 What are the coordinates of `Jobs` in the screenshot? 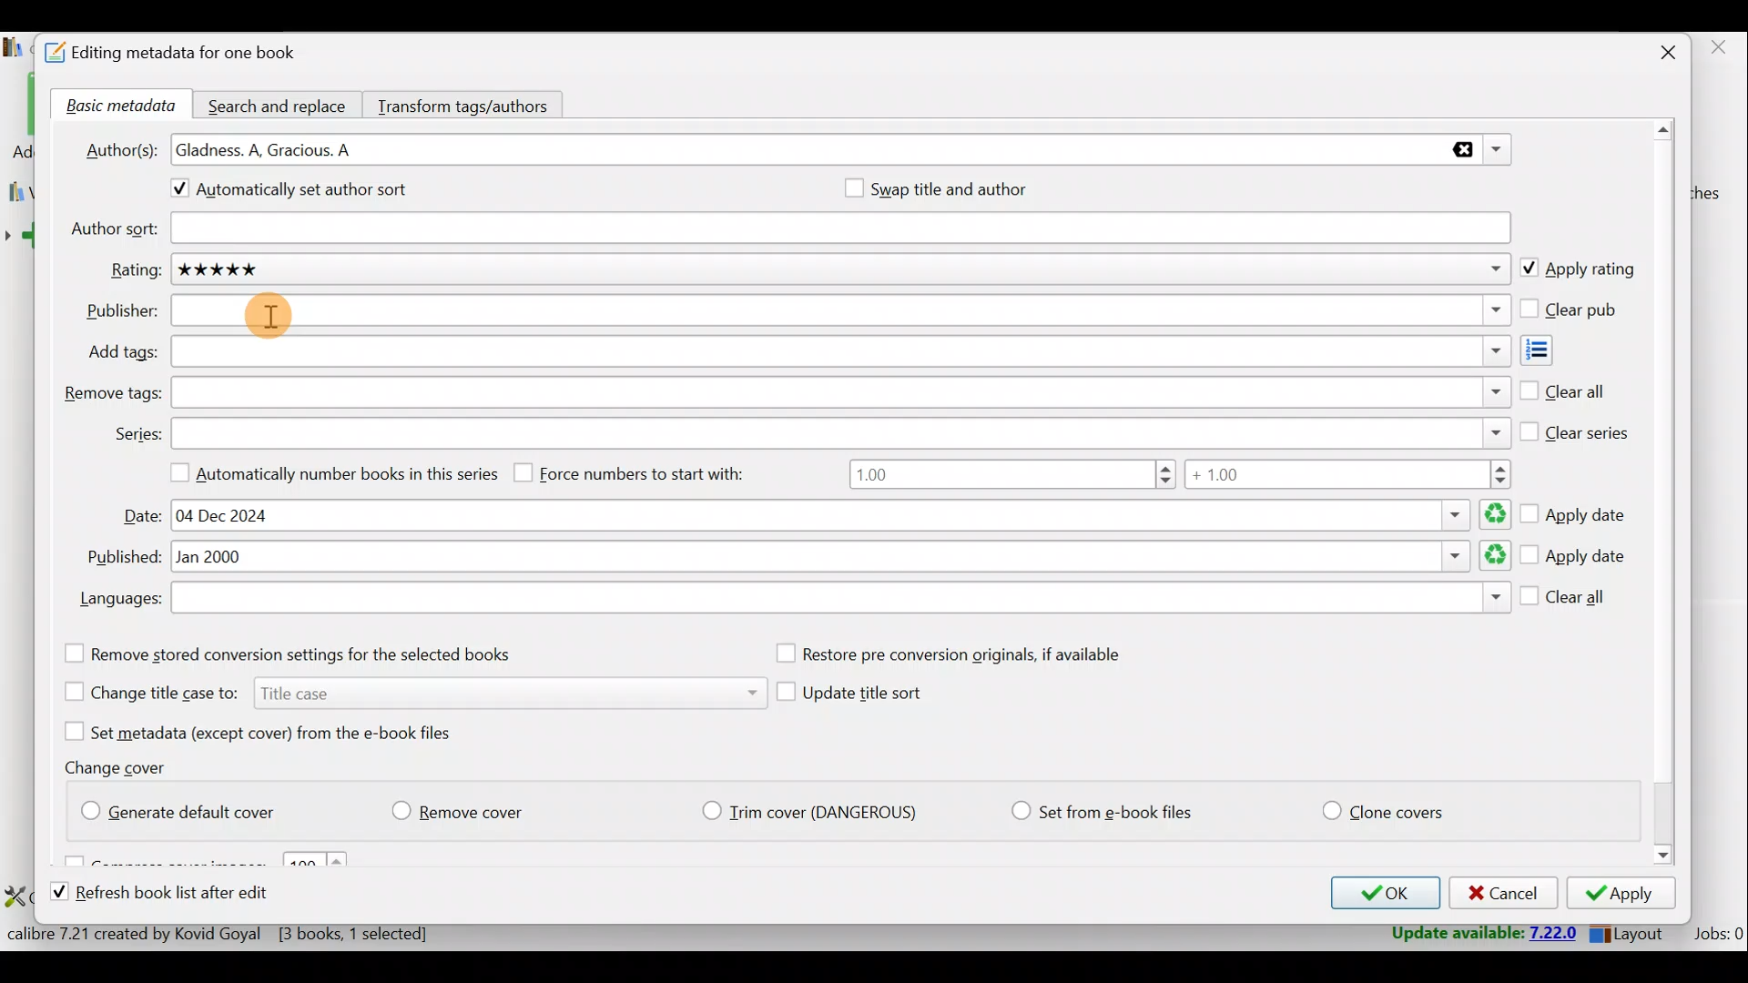 It's located at (1717, 933).